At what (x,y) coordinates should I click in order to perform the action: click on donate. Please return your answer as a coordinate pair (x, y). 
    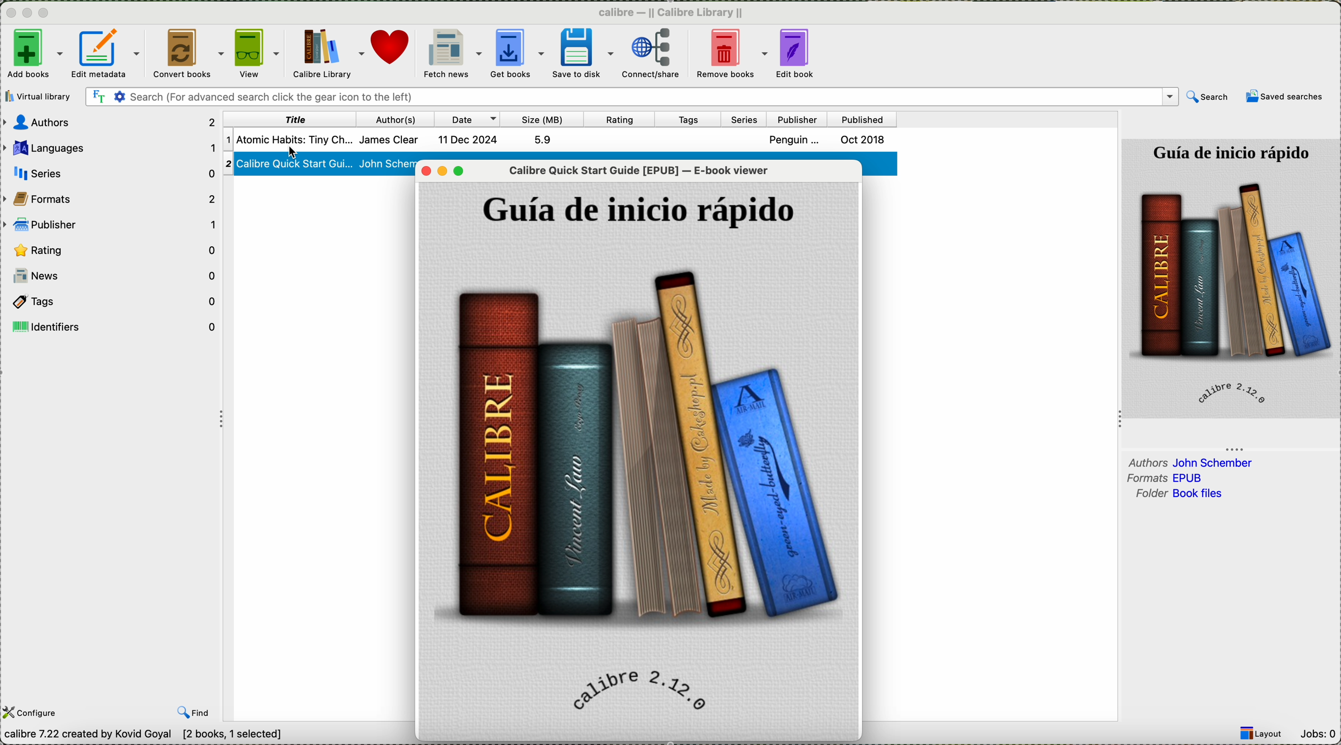
    Looking at the image, I should click on (392, 52).